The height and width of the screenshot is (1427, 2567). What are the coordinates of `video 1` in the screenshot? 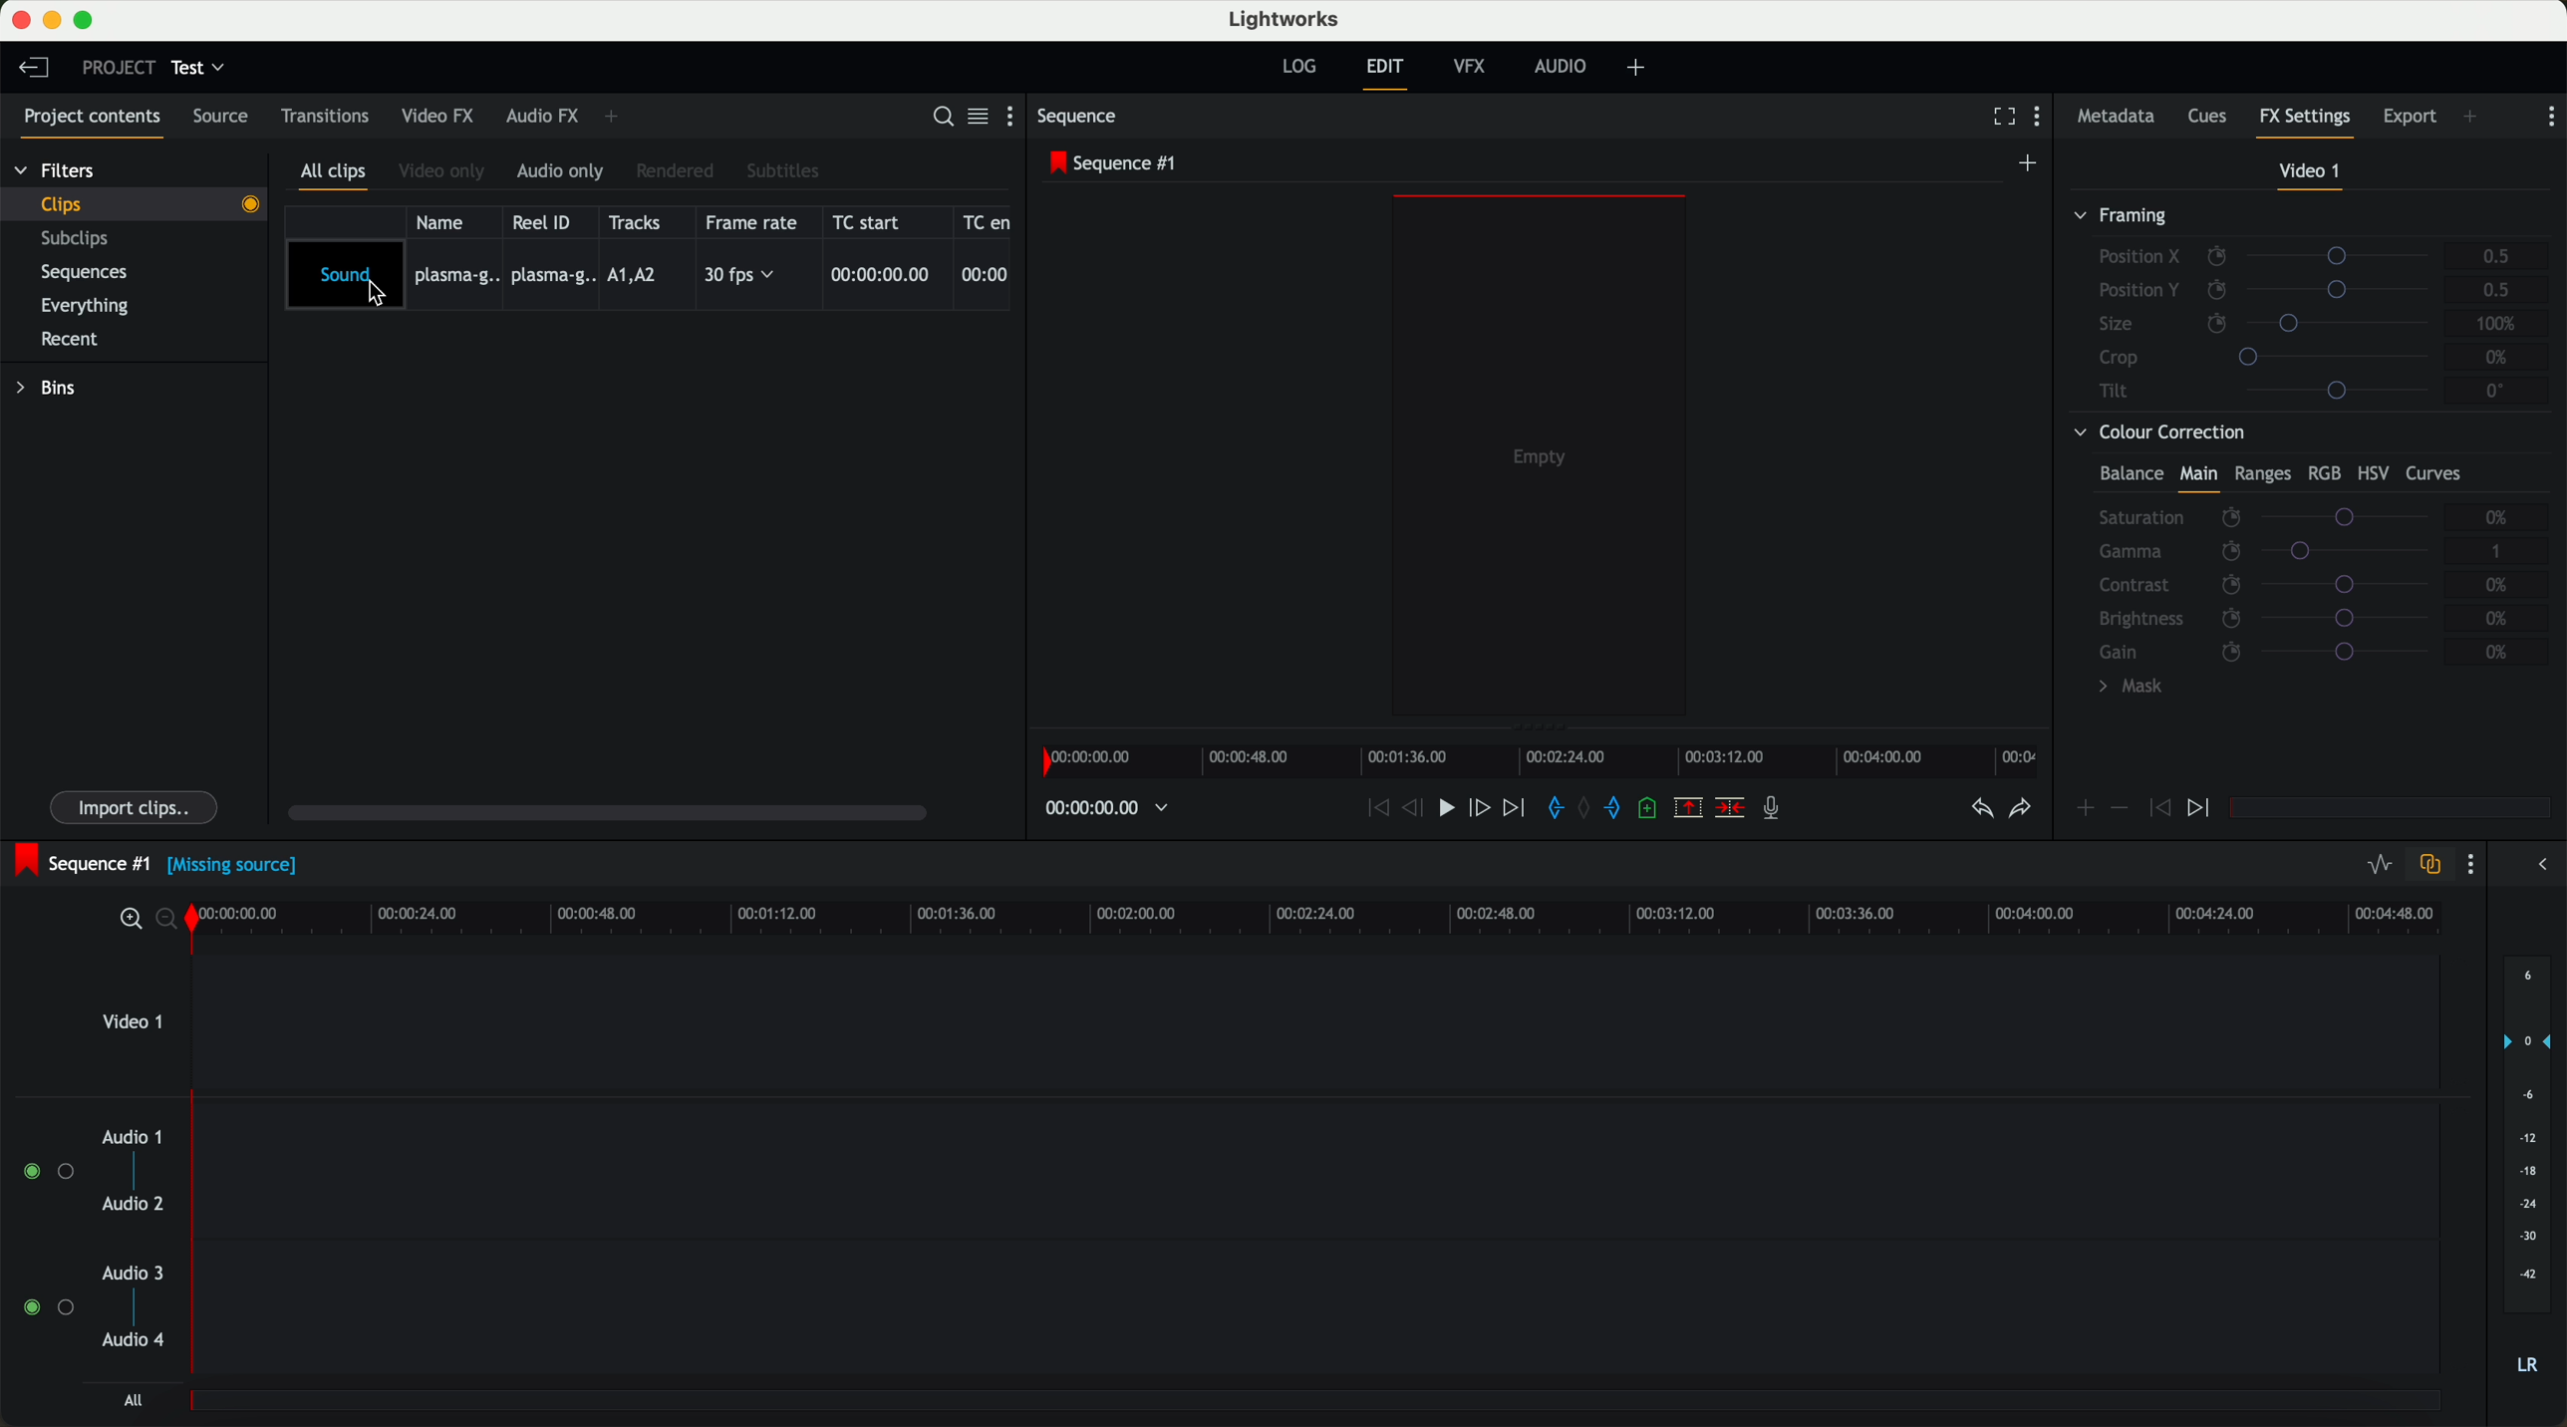 It's located at (1260, 1021).